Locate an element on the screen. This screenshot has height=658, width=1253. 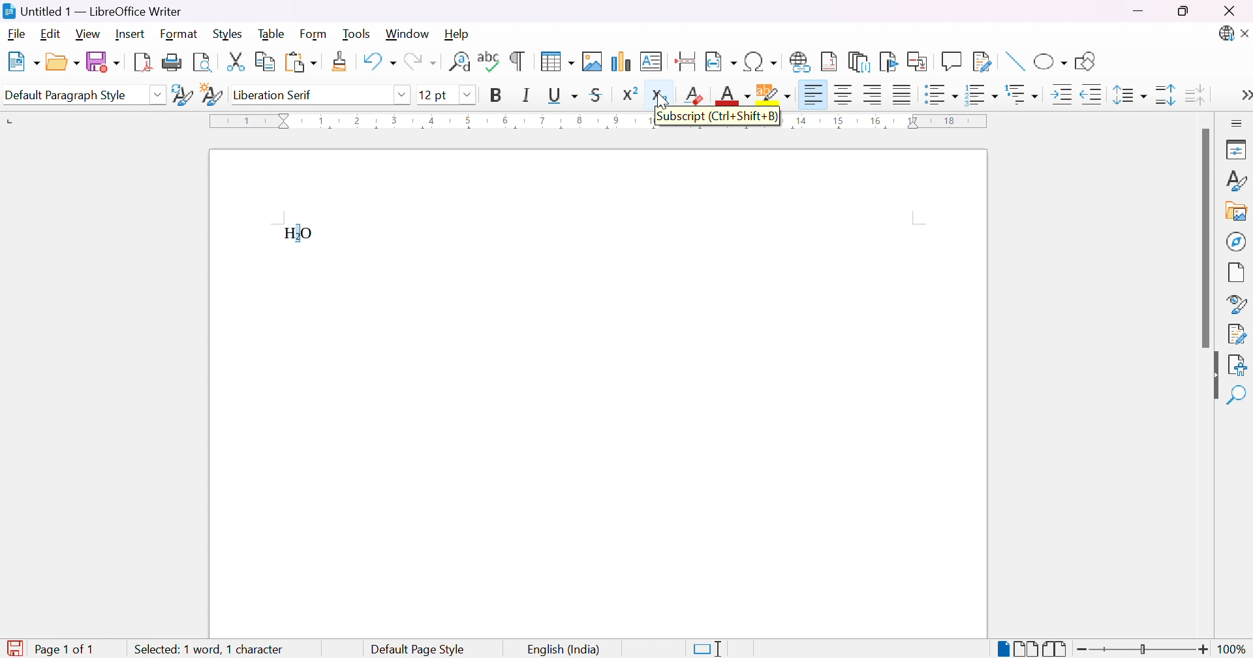
Toggle unordered list is located at coordinates (942, 97).